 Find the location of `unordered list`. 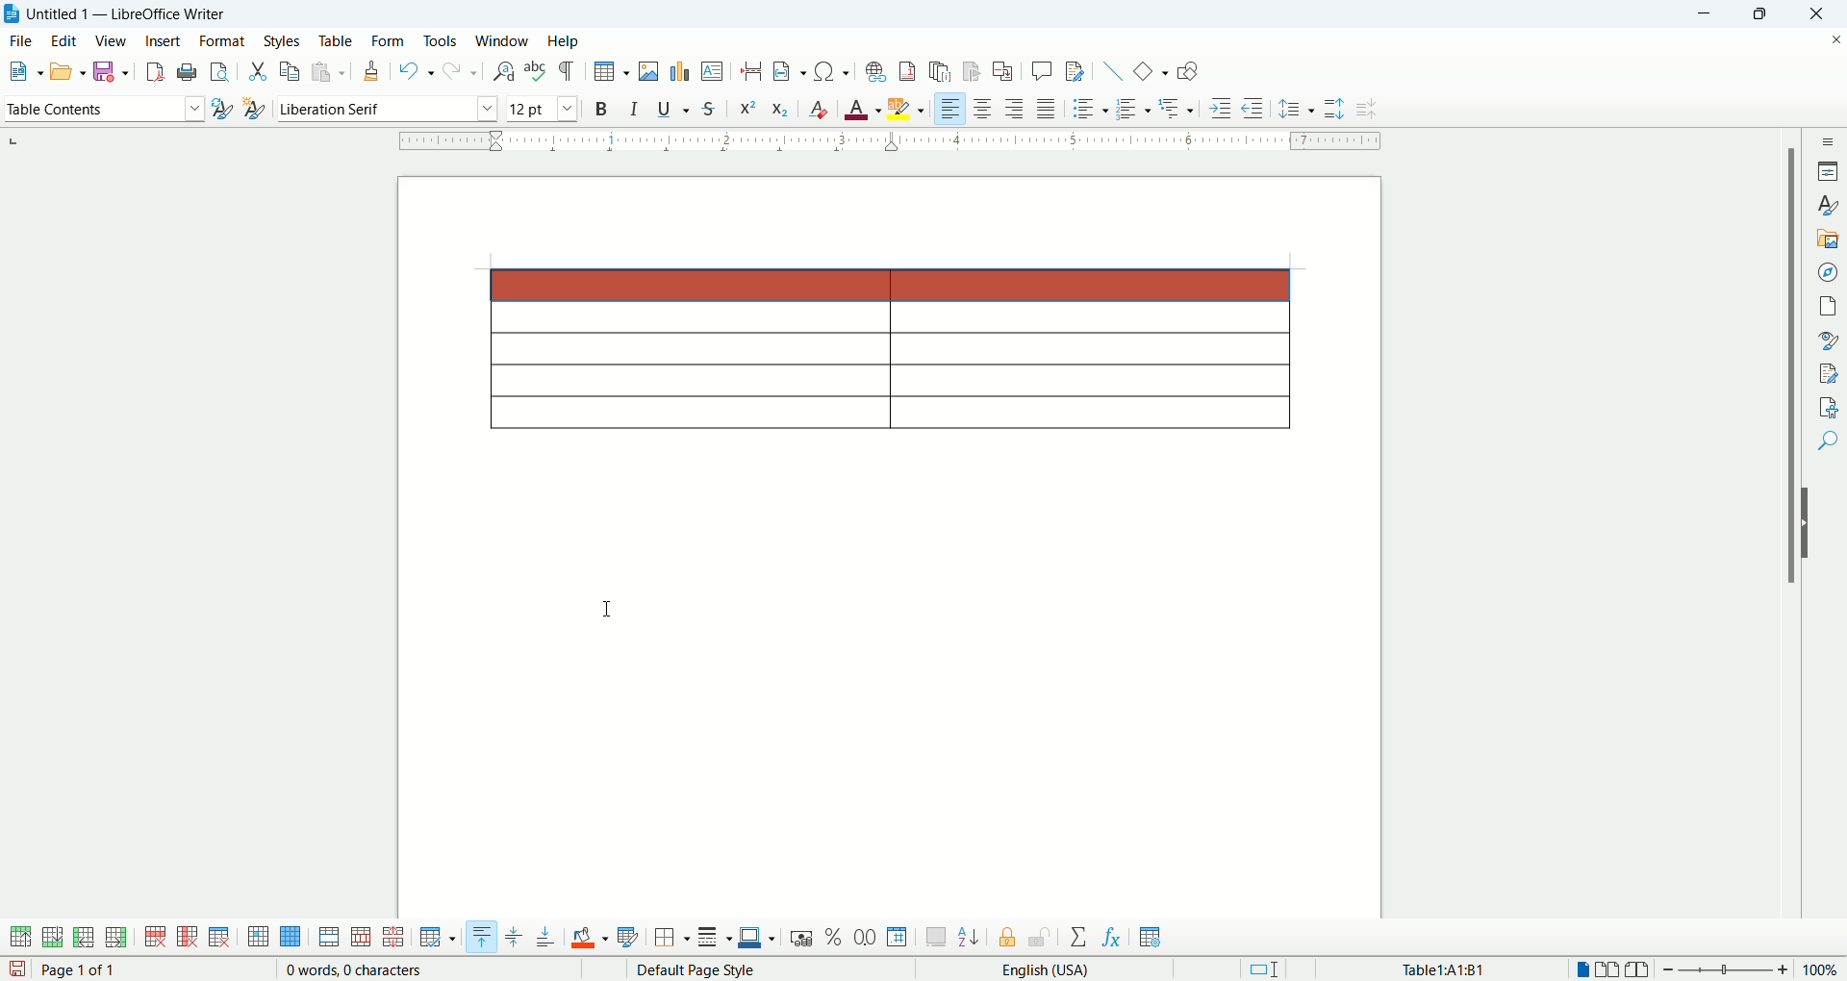

unordered list is located at coordinates (1089, 108).